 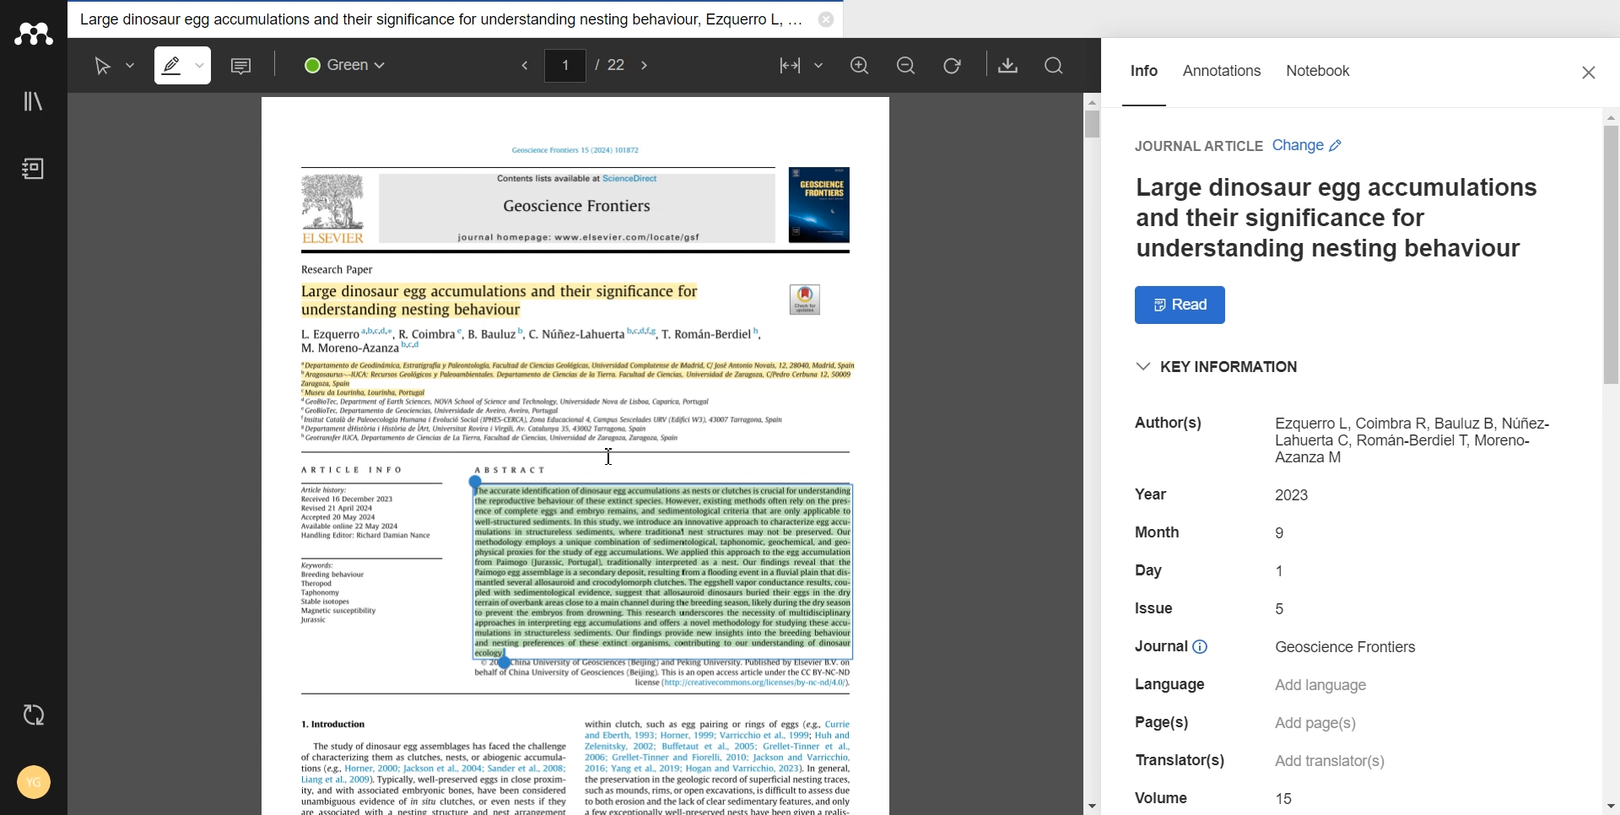 What do you see at coordinates (545, 422) in the screenshot?
I see `text paragraph` at bounding box center [545, 422].